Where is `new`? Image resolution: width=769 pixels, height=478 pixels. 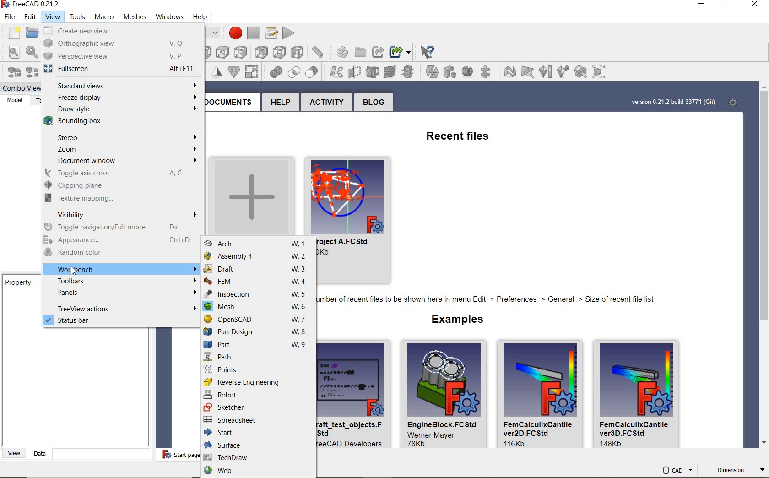 new is located at coordinates (11, 32).